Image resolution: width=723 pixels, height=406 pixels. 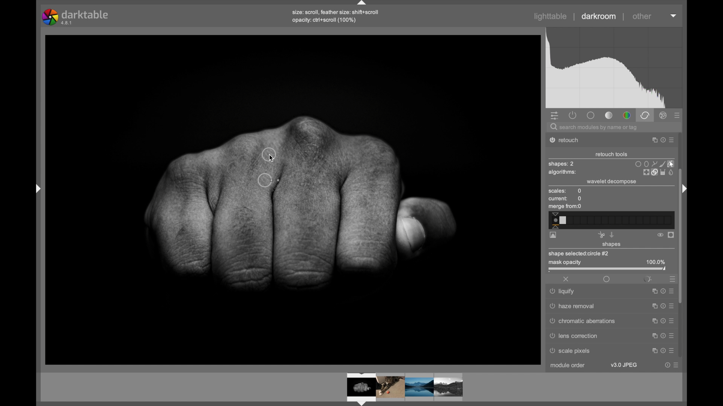 I want to click on histogram, so click(x=614, y=68).